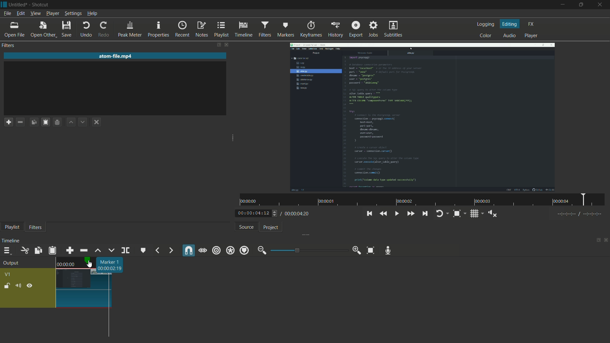  Describe the element at coordinates (126, 250) in the screenshot. I see `split at playhead` at that location.